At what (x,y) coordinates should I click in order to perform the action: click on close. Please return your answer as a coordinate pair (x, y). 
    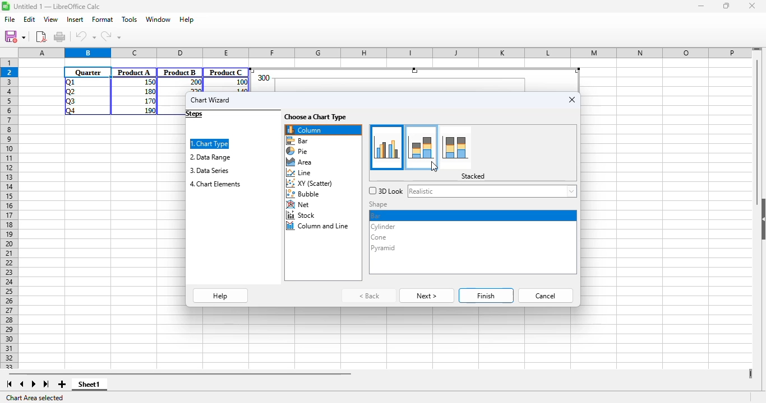
    Looking at the image, I should click on (572, 100).